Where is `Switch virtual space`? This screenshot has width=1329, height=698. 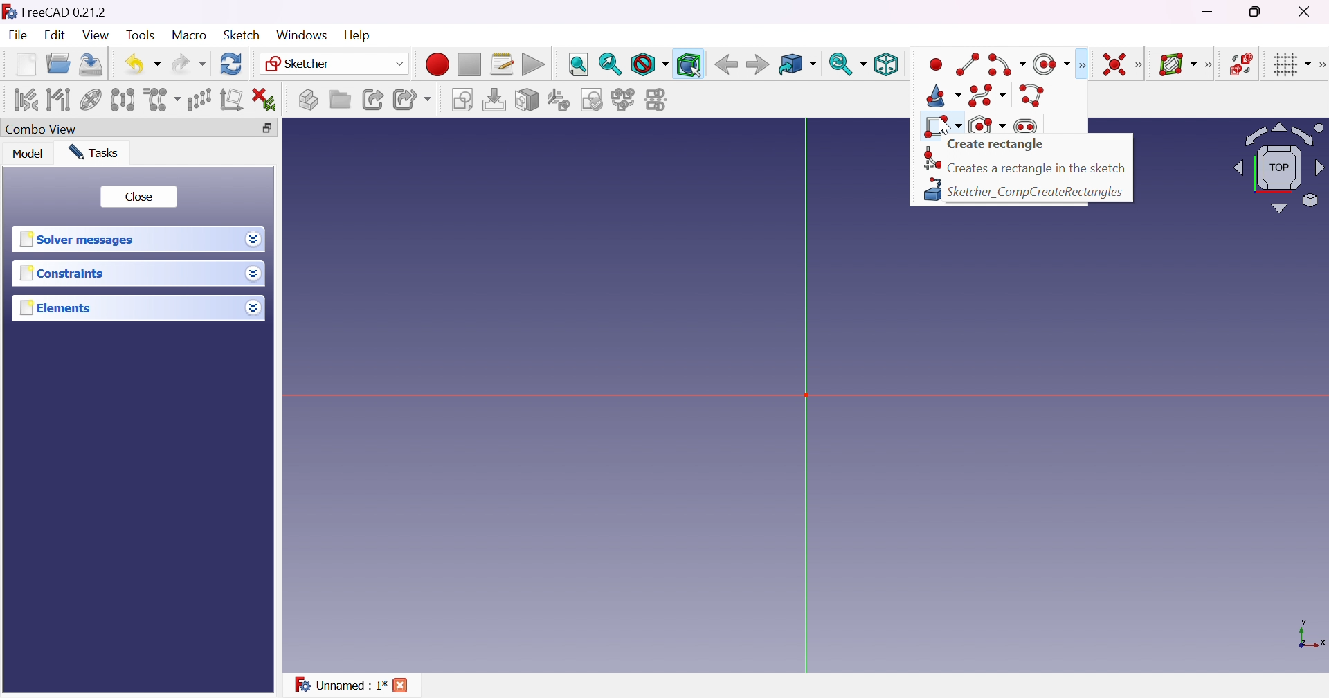 Switch virtual space is located at coordinates (1241, 65).